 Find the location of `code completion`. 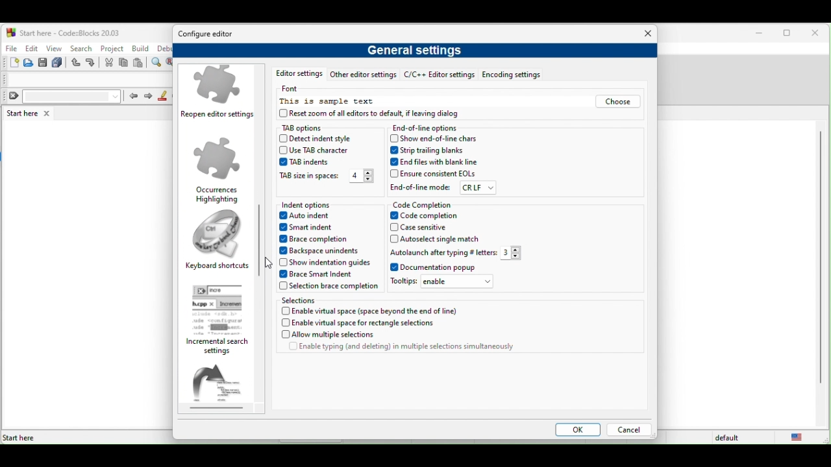

code completion is located at coordinates (435, 216).